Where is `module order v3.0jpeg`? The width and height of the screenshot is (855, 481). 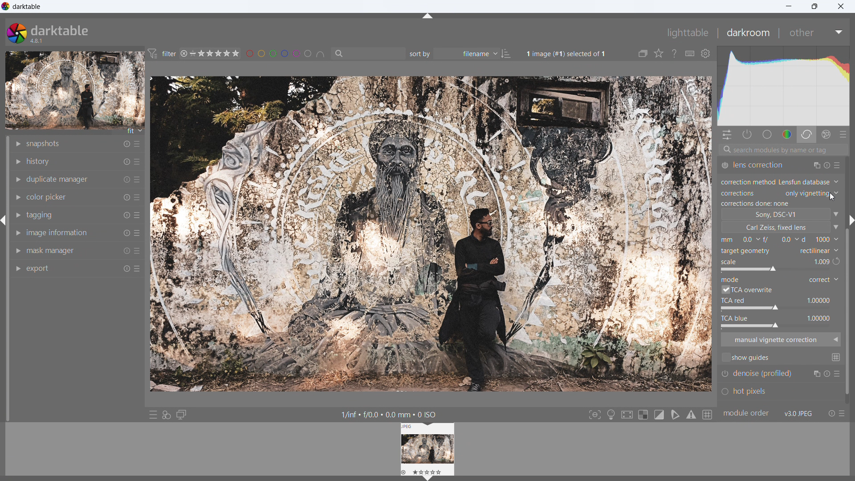 module order v3.0jpeg is located at coordinates (769, 412).